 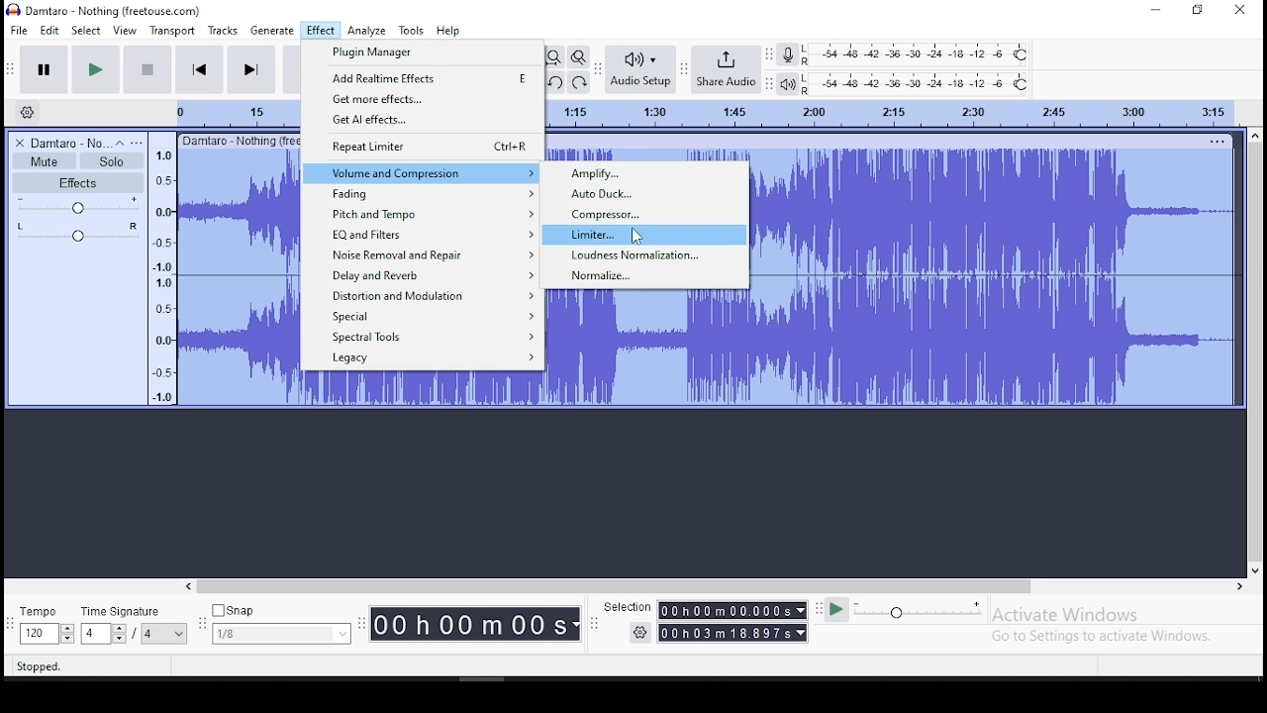 What do you see at coordinates (149, 69) in the screenshot?
I see `stop` at bounding box center [149, 69].